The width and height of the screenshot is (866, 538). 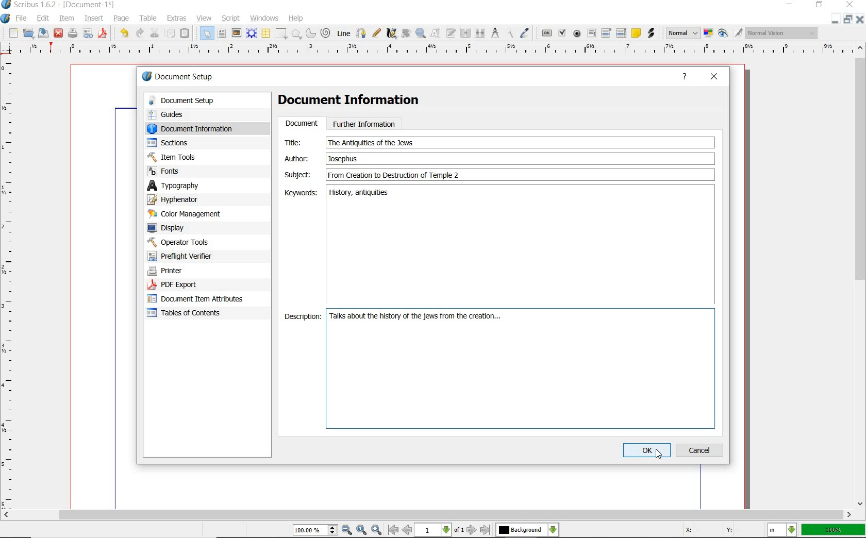 I want to click on page, so click(x=123, y=19).